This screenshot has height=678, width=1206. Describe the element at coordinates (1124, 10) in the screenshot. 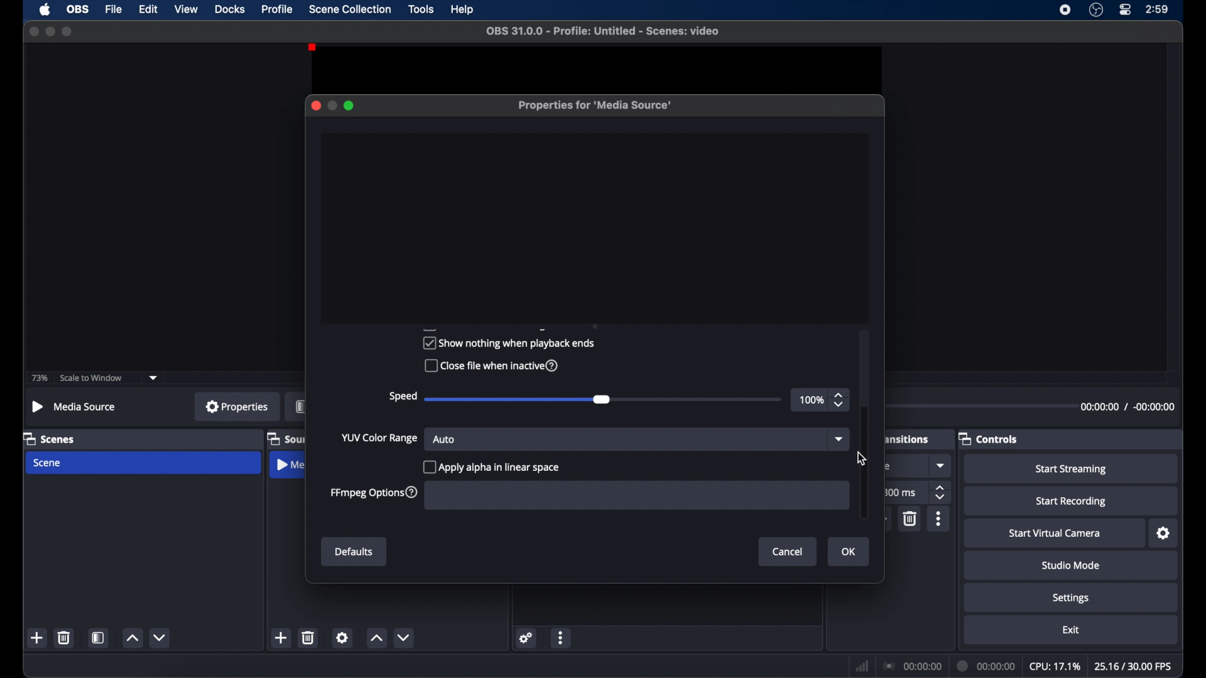

I see `control center` at that location.